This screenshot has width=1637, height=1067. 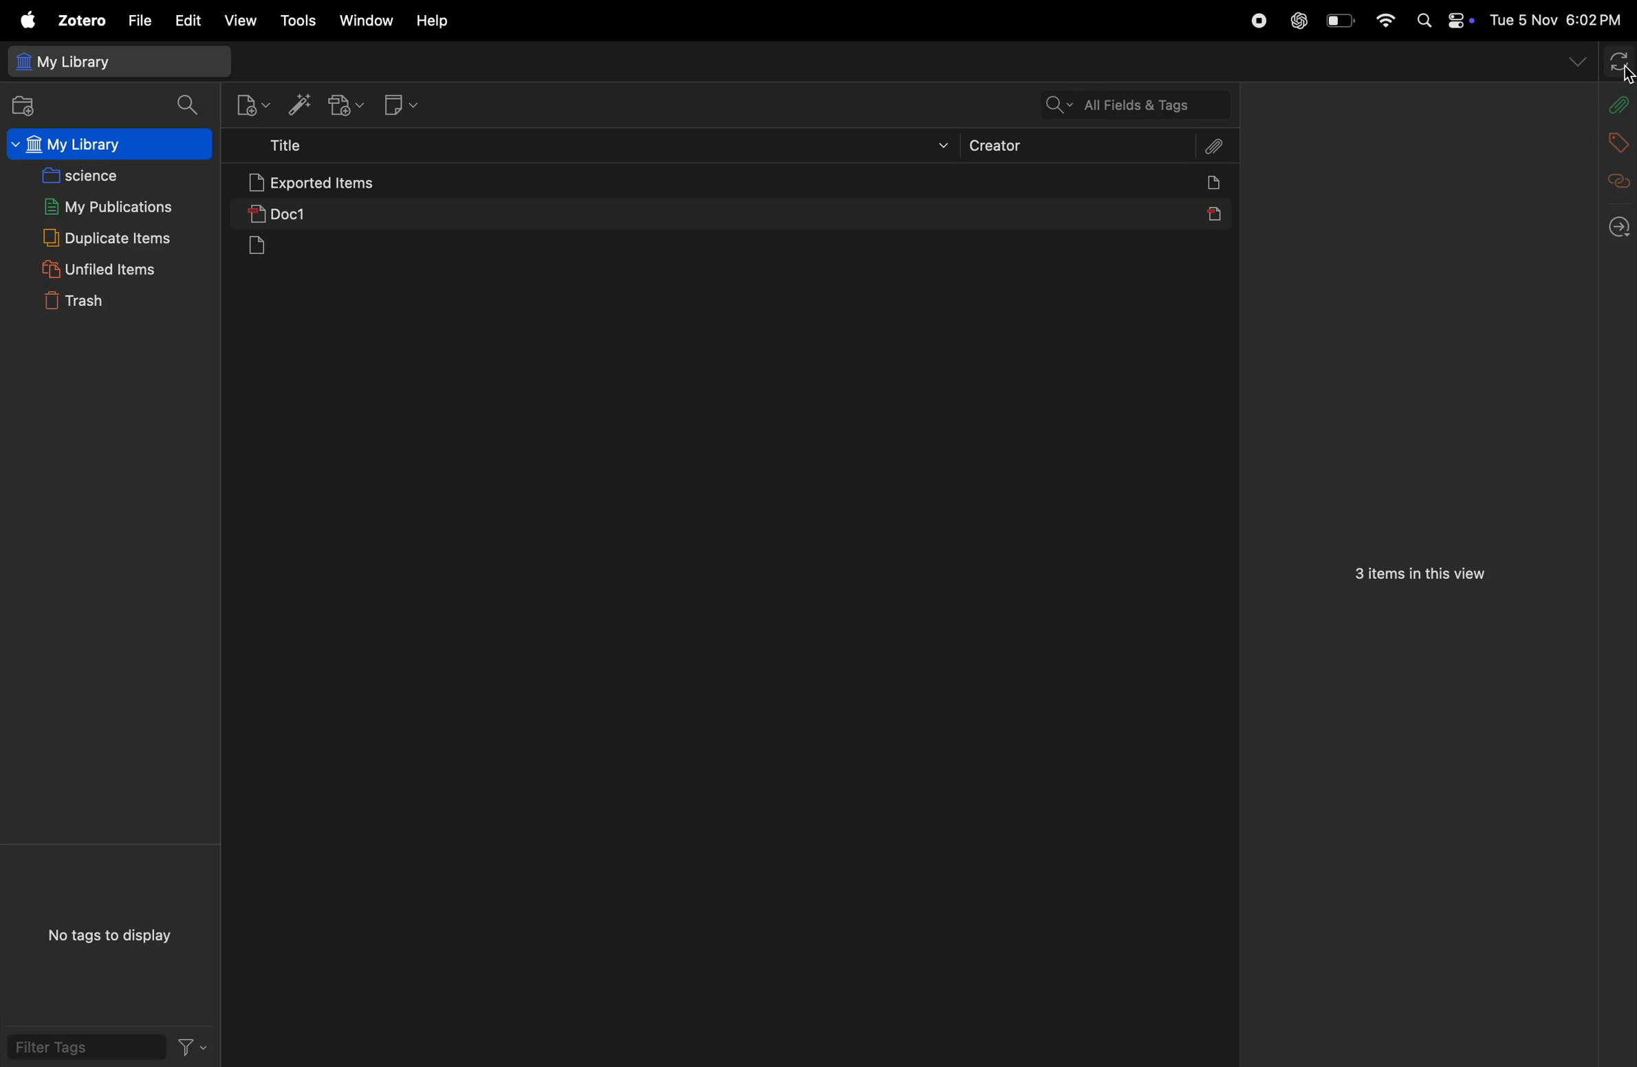 What do you see at coordinates (1422, 573) in the screenshot?
I see `3 items in a view` at bounding box center [1422, 573].